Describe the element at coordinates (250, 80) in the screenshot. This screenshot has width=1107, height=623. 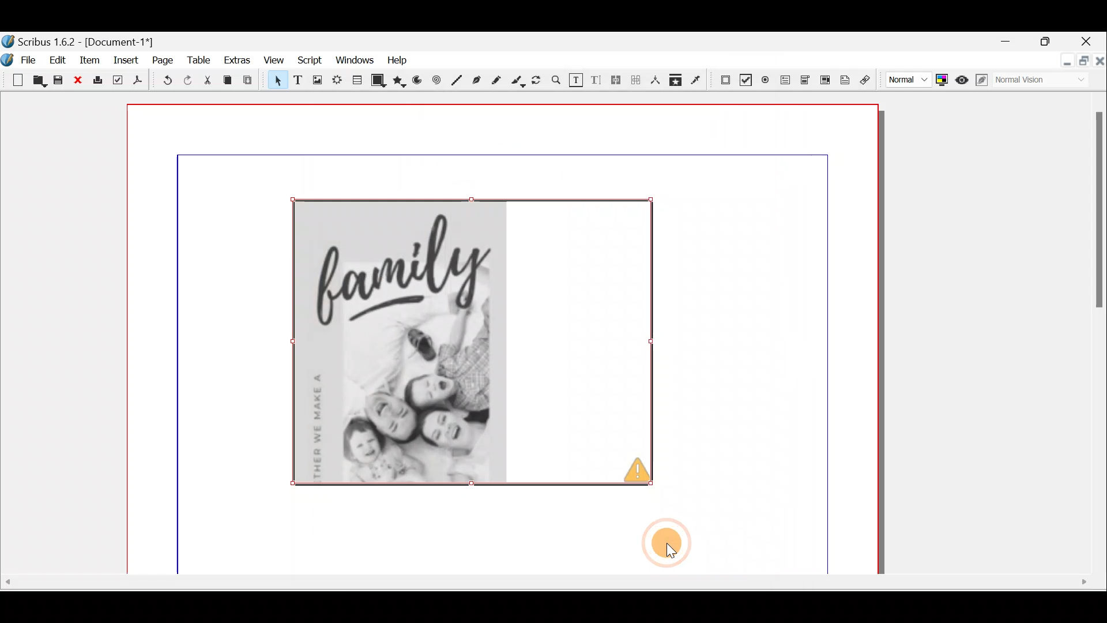
I see `Paste` at that location.